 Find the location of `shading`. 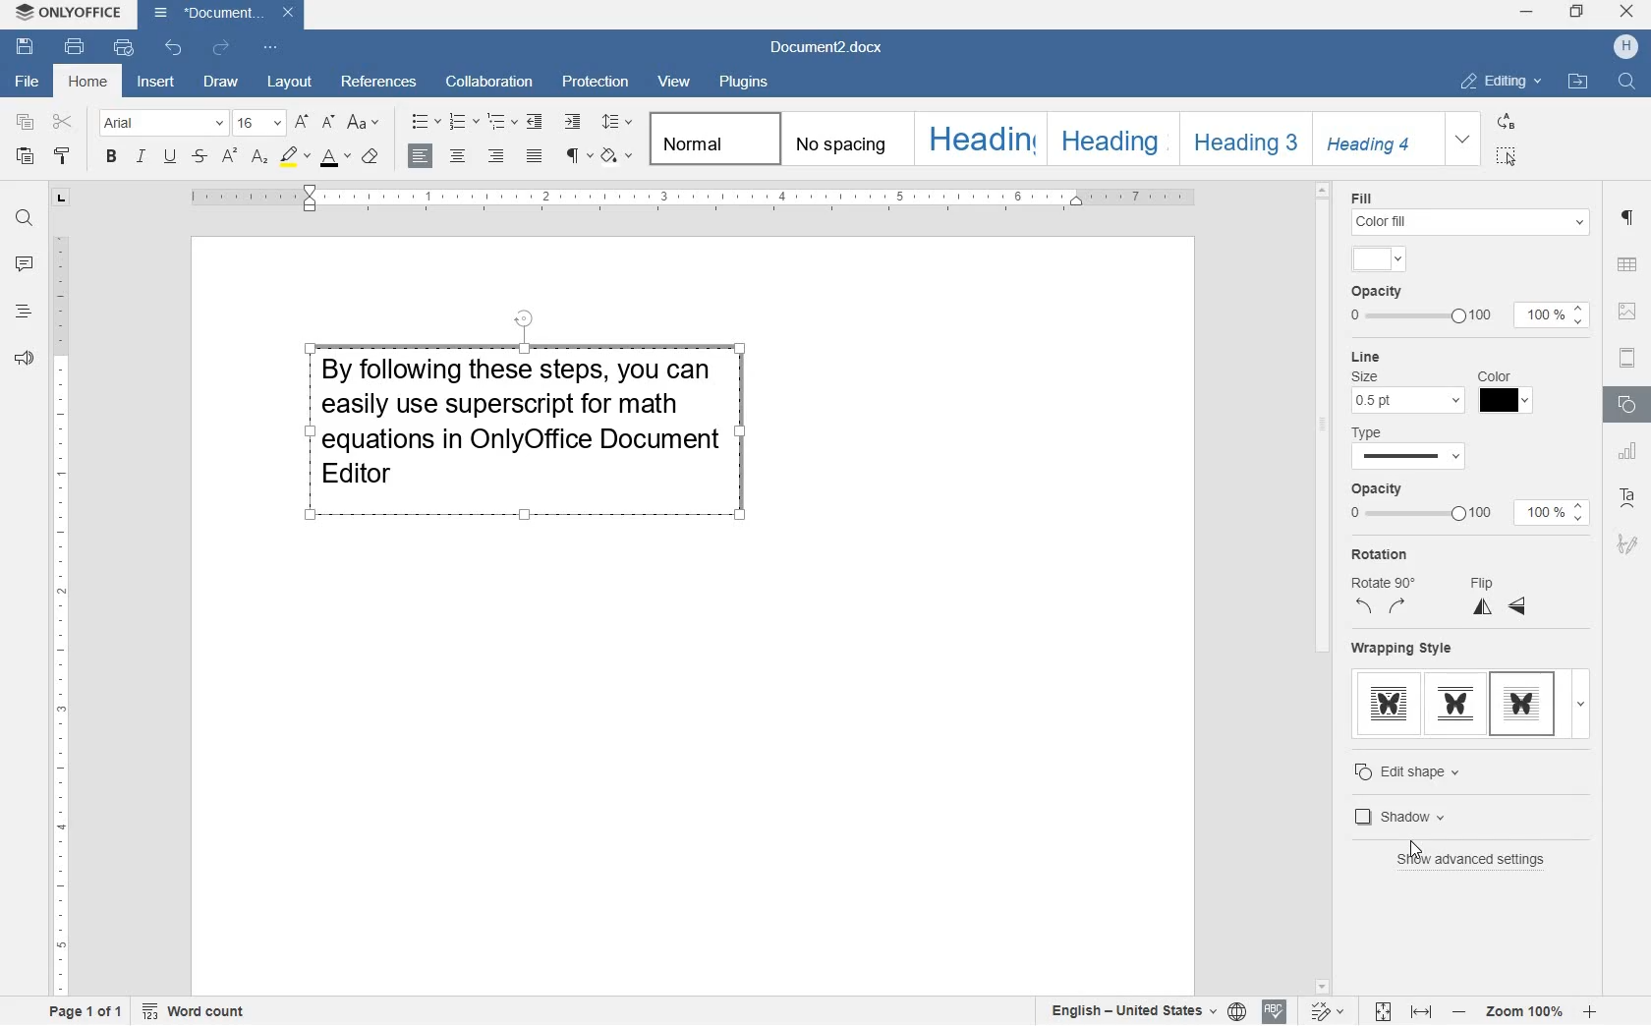

shading is located at coordinates (617, 155).